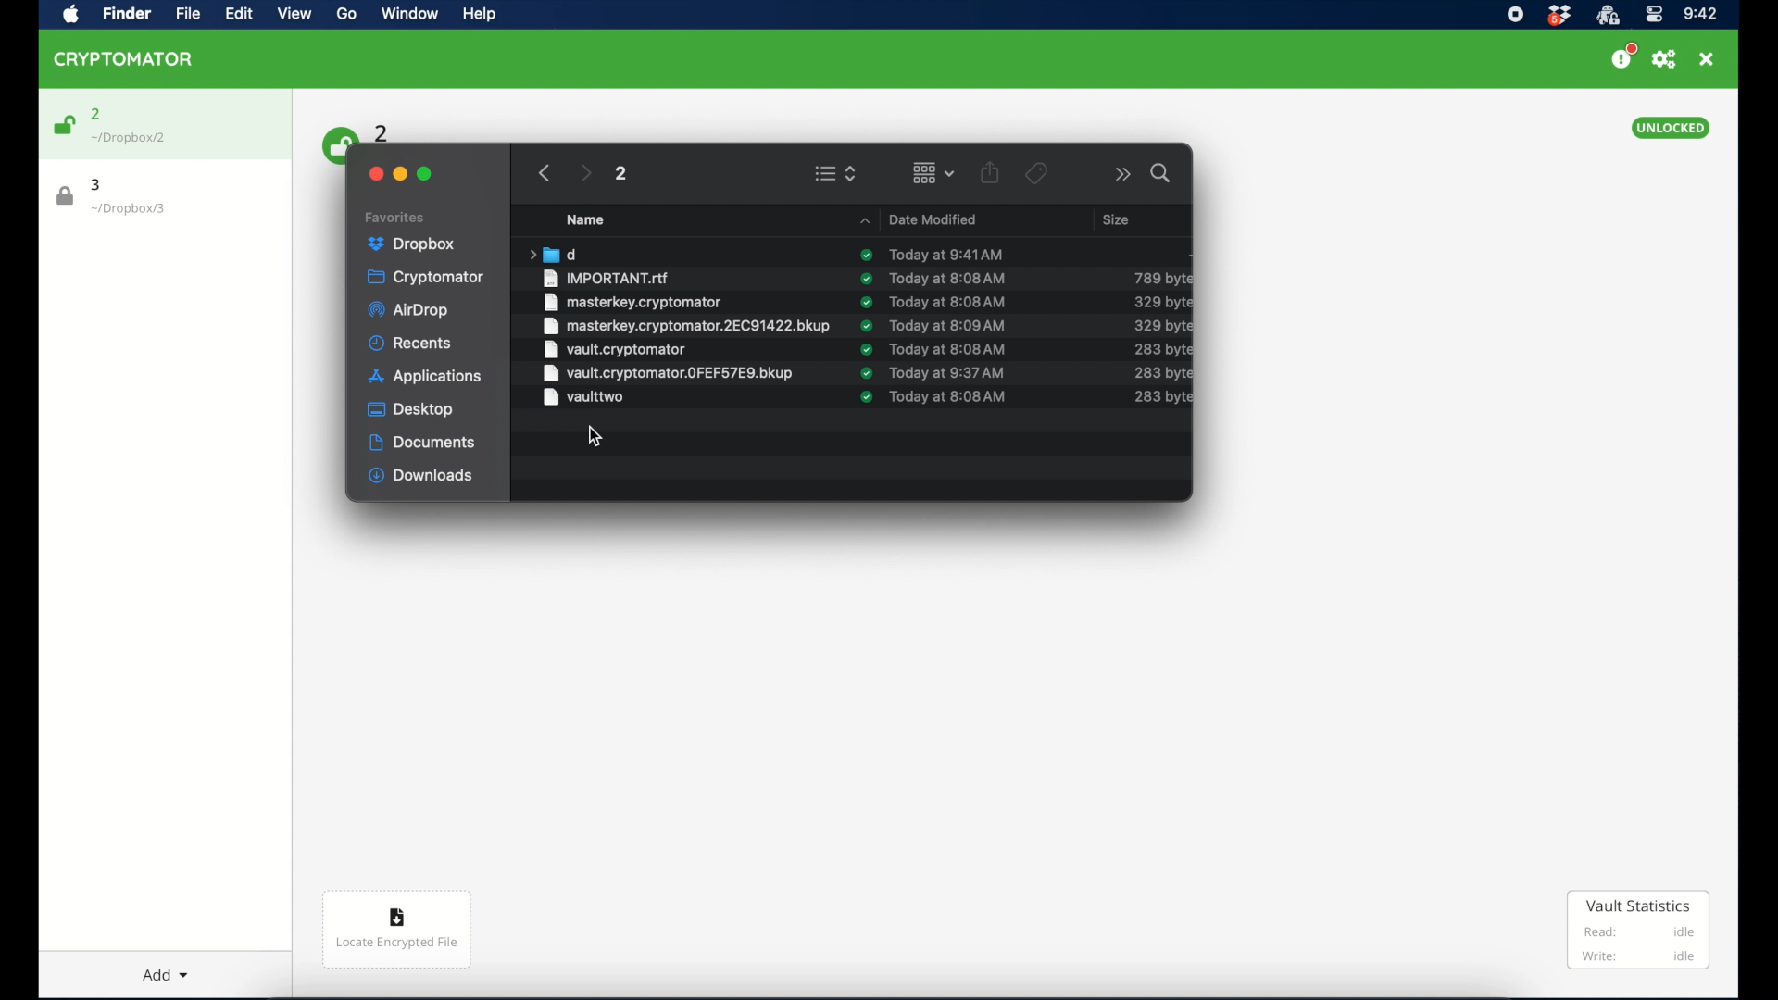 This screenshot has height=1000, width=1778. What do you see at coordinates (425, 174) in the screenshot?
I see `maximize` at bounding box center [425, 174].